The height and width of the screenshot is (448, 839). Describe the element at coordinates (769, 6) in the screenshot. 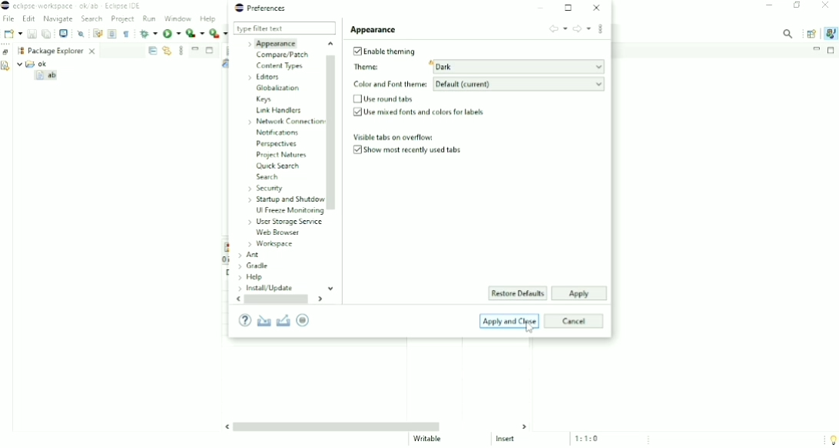

I see `Minimize` at that location.